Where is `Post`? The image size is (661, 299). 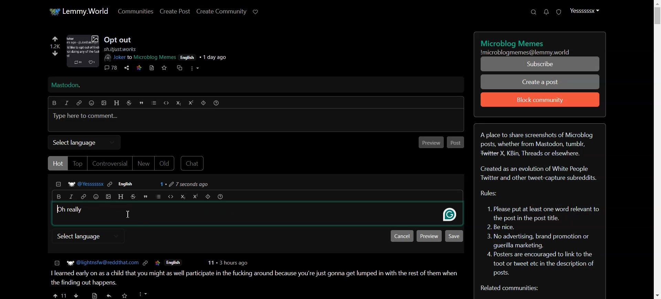
Post is located at coordinates (457, 142).